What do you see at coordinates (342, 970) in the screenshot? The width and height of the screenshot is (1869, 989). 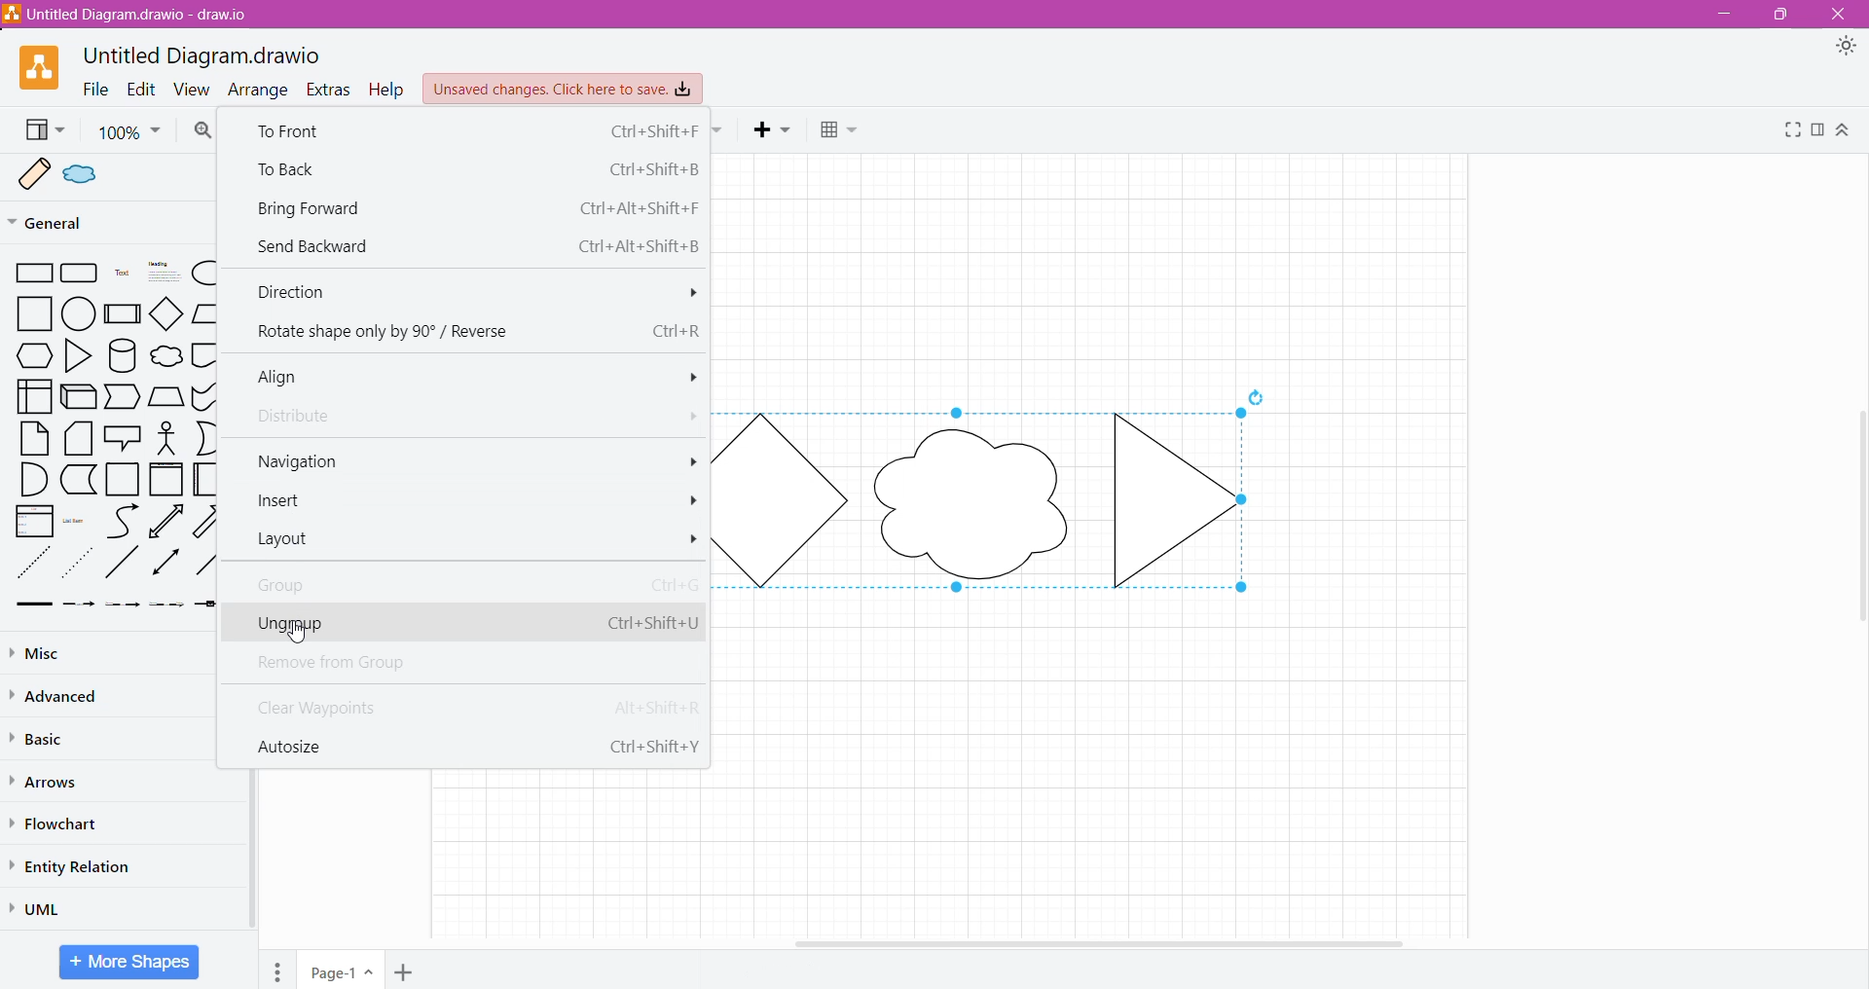 I see `Page-1` at bounding box center [342, 970].